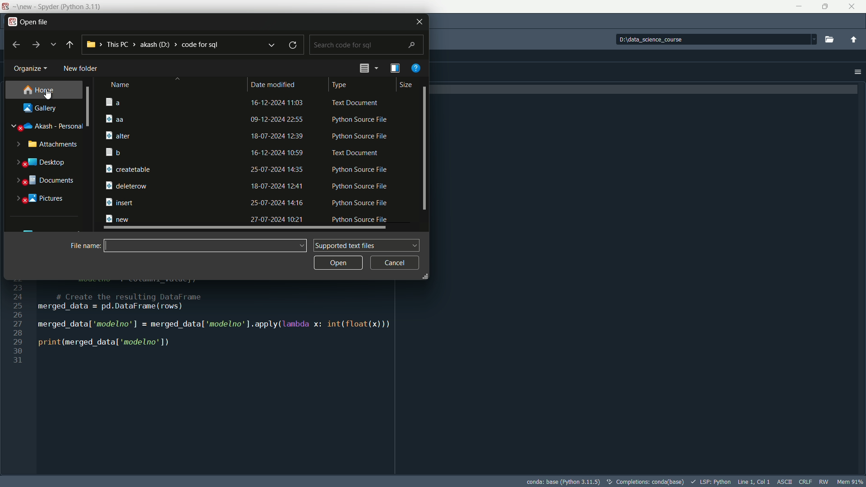 This screenshot has height=487, width=866. What do you see at coordinates (168, 152) in the screenshot?
I see `file name` at bounding box center [168, 152].